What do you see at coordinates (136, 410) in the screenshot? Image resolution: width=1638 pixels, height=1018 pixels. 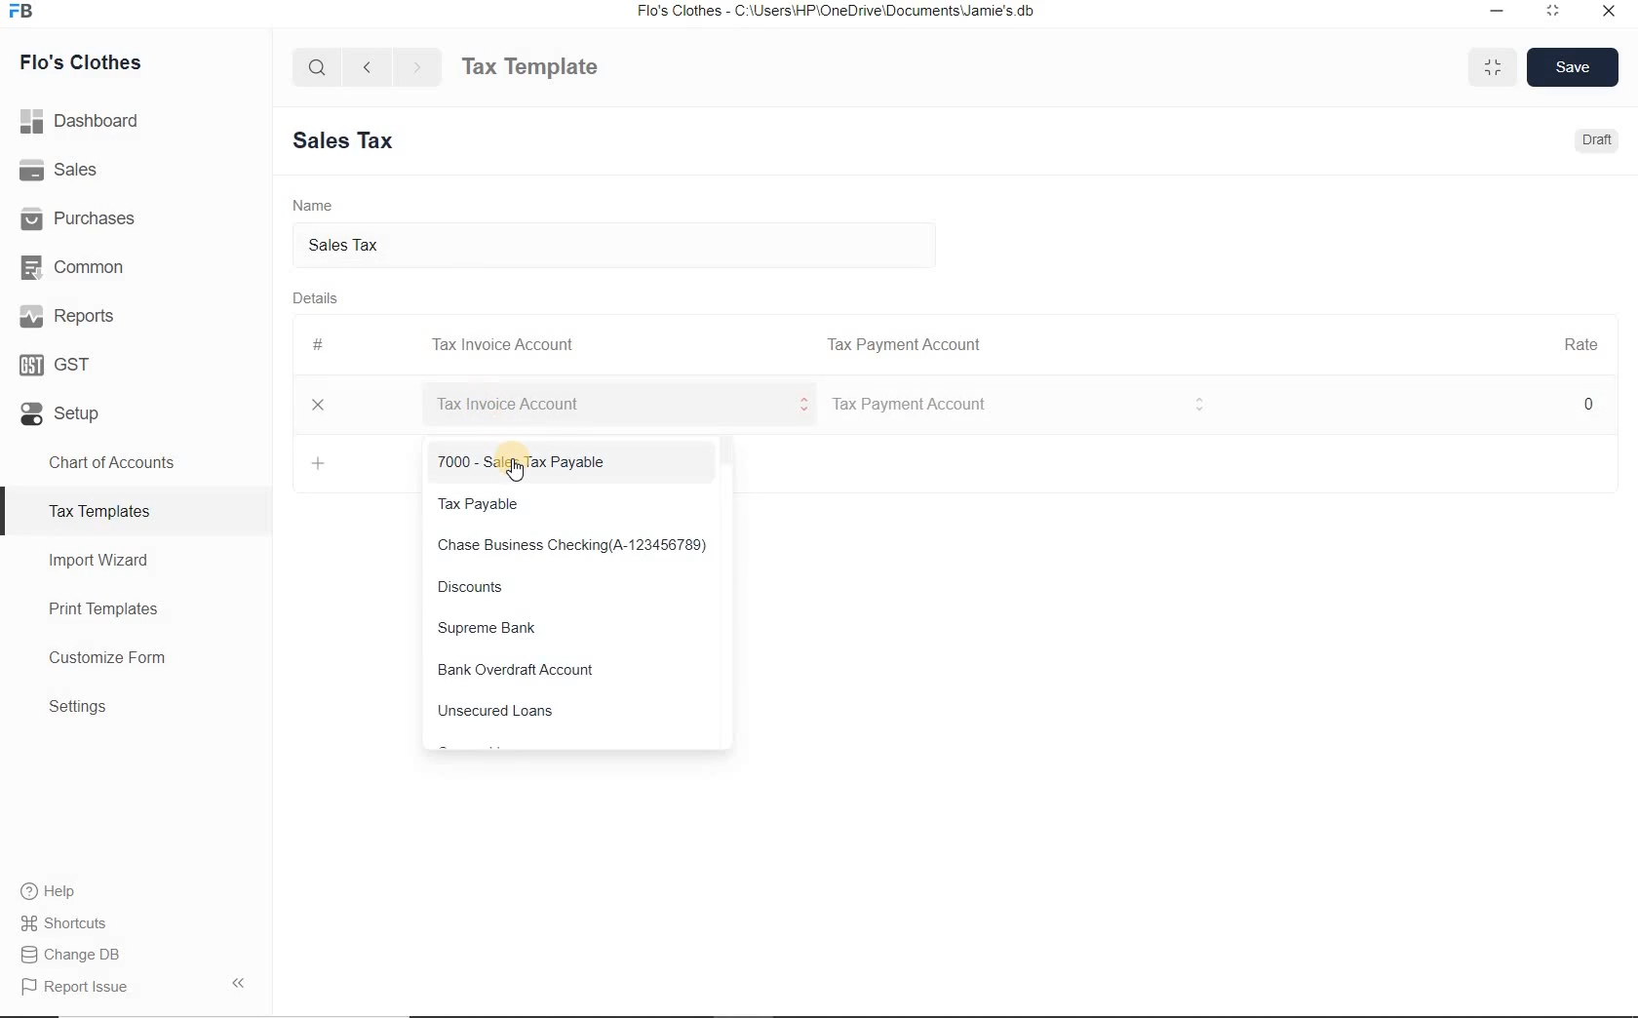 I see `Setup` at bounding box center [136, 410].